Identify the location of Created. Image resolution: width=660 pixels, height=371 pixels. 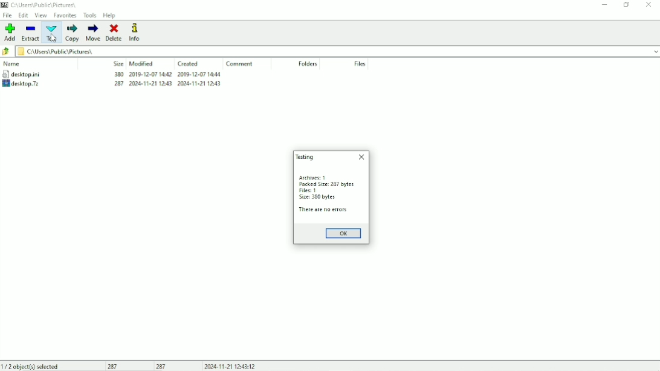
(188, 63).